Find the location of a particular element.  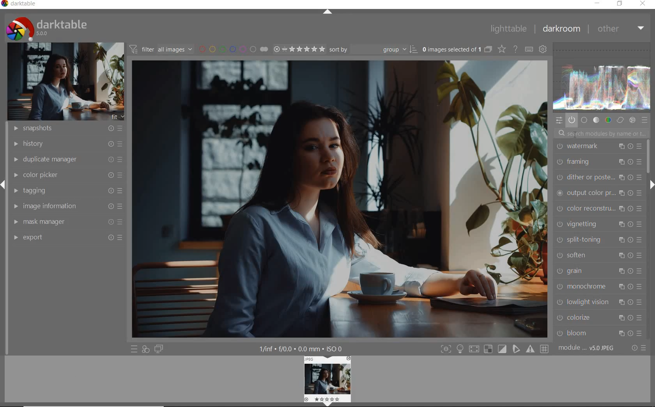

filter by image color label is located at coordinates (233, 48).